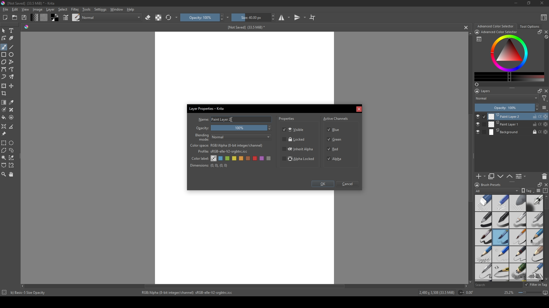 Image resolution: width=549 pixels, height=308 pixels. Describe the element at coordinates (335, 140) in the screenshot. I see `Green` at that location.